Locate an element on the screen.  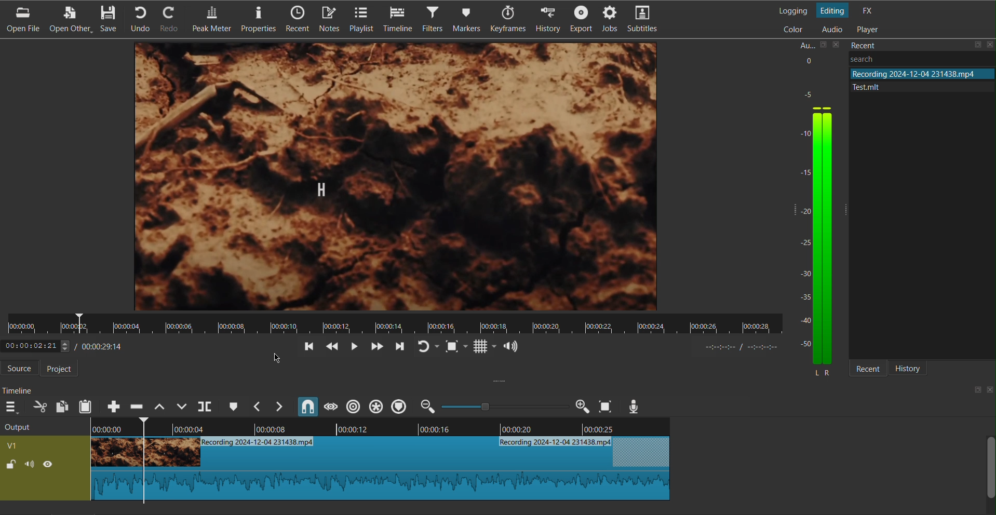
Recent is located at coordinates (296, 20).